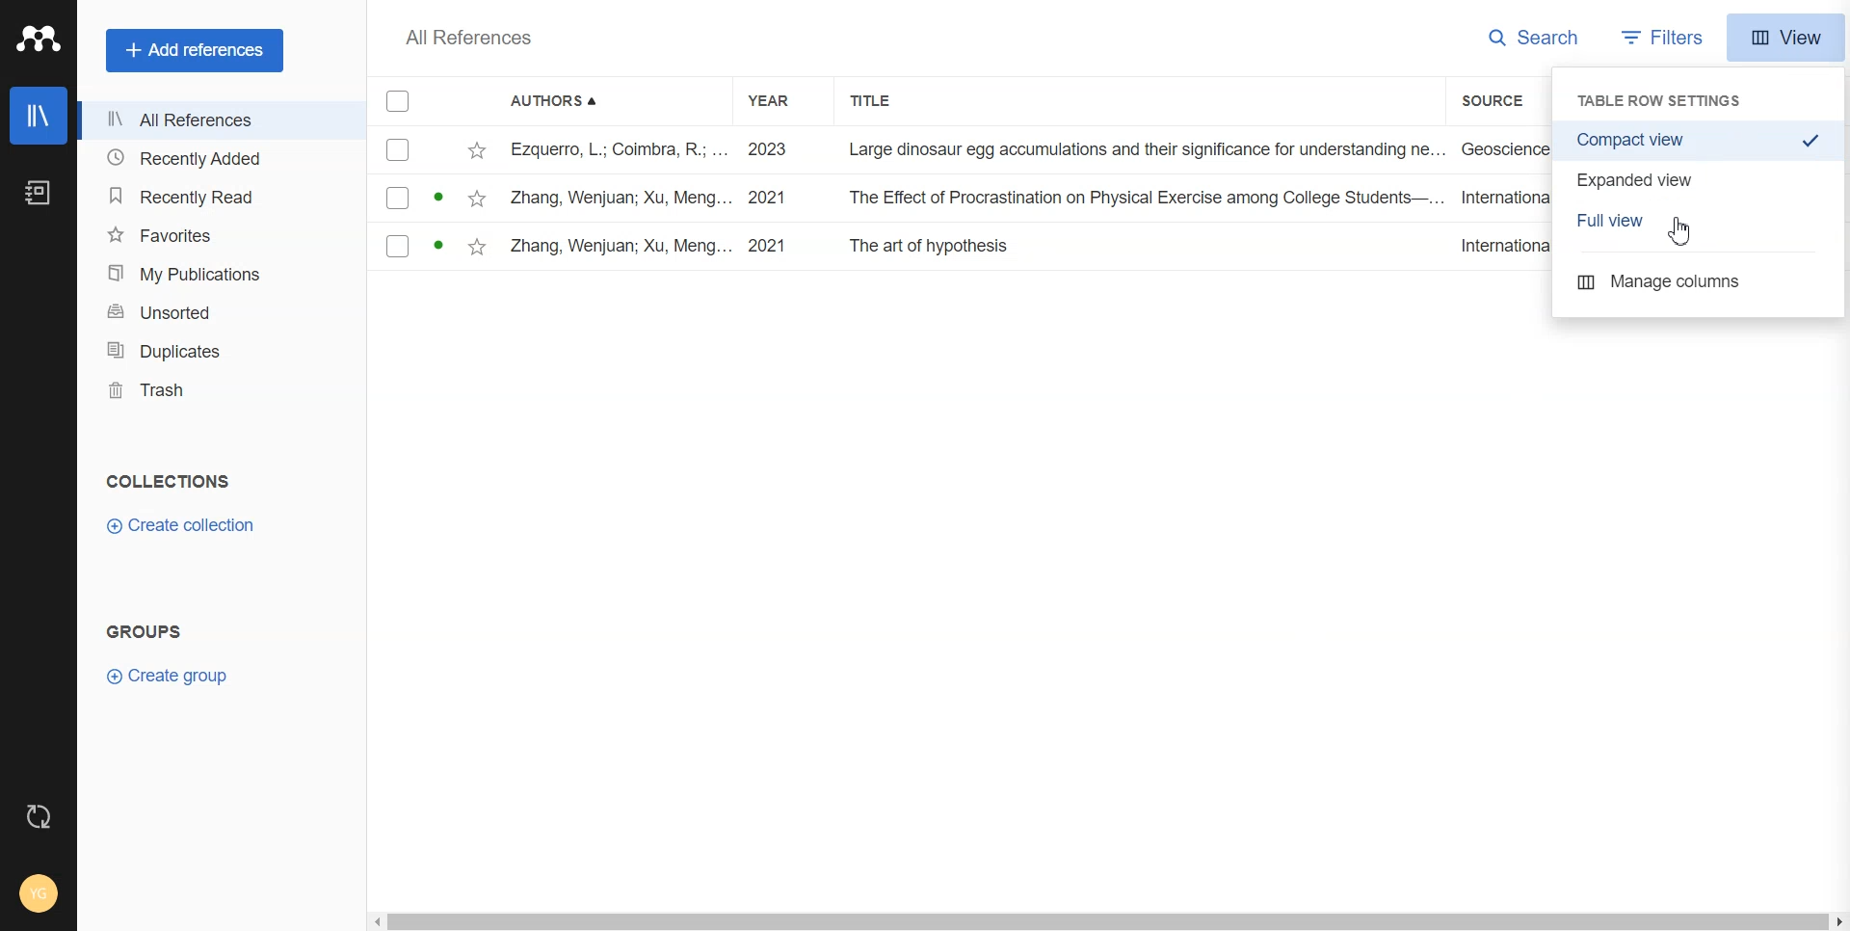 The height and width of the screenshot is (931, 1850). Describe the element at coordinates (189, 524) in the screenshot. I see `Create collection` at that location.